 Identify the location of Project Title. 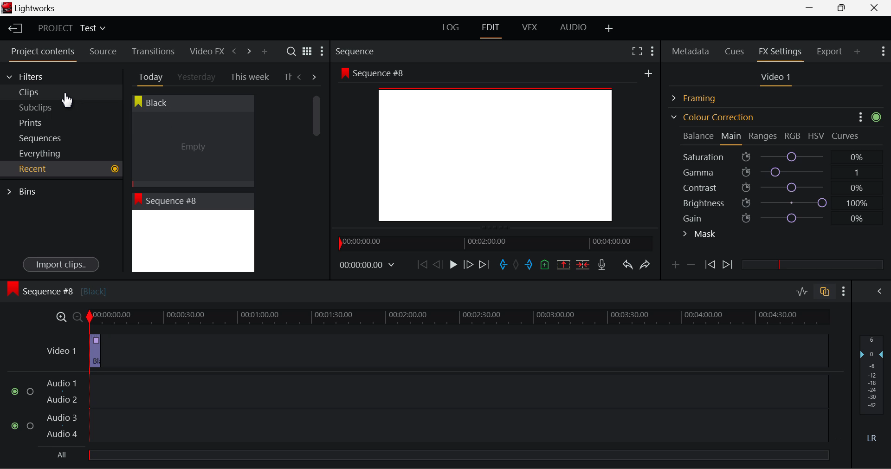
(72, 29).